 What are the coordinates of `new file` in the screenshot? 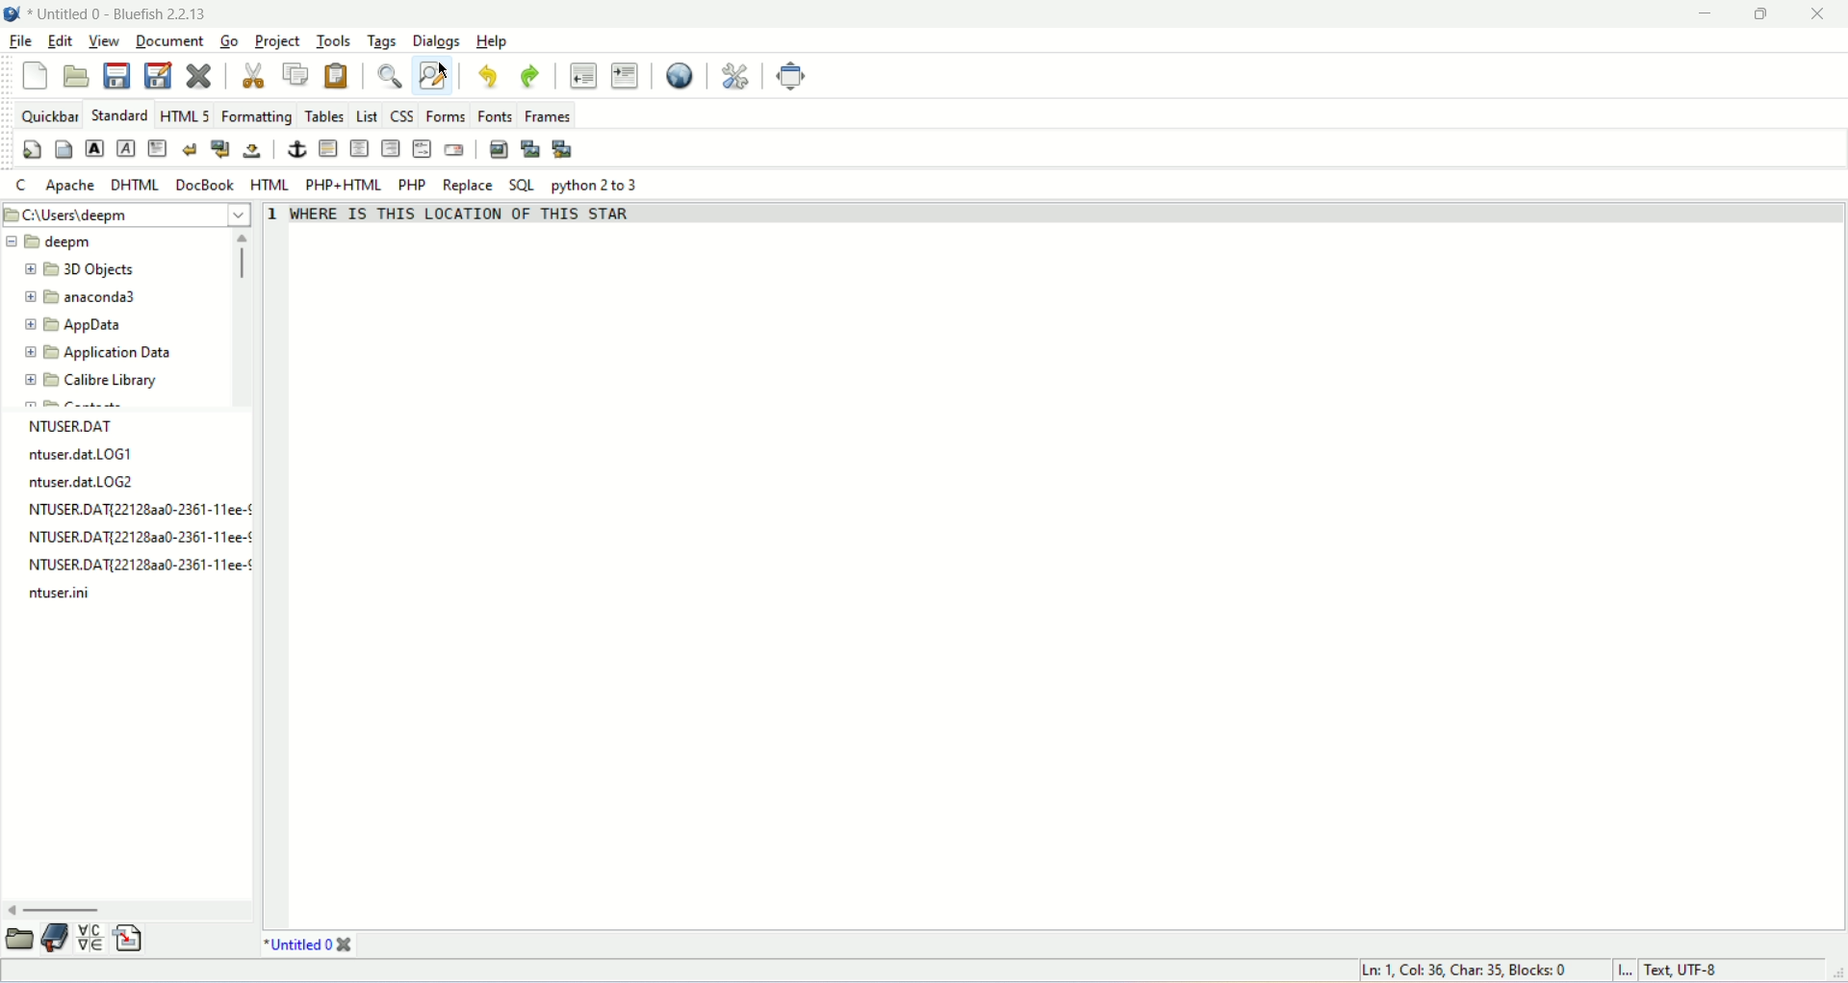 It's located at (36, 77).